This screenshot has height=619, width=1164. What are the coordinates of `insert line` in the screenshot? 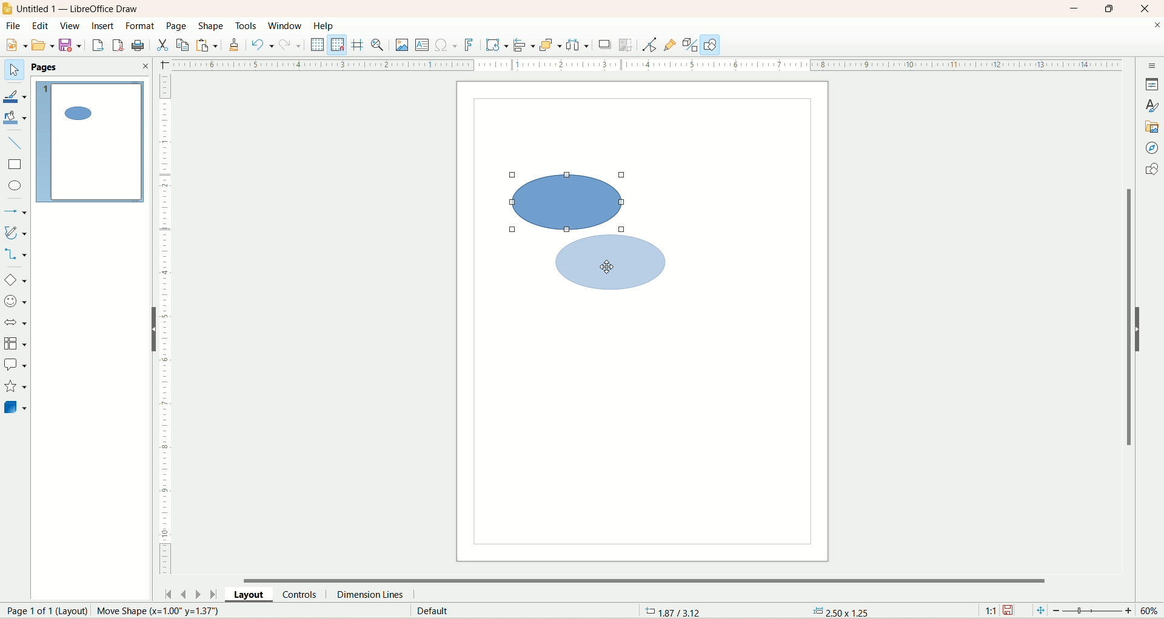 It's located at (15, 142).